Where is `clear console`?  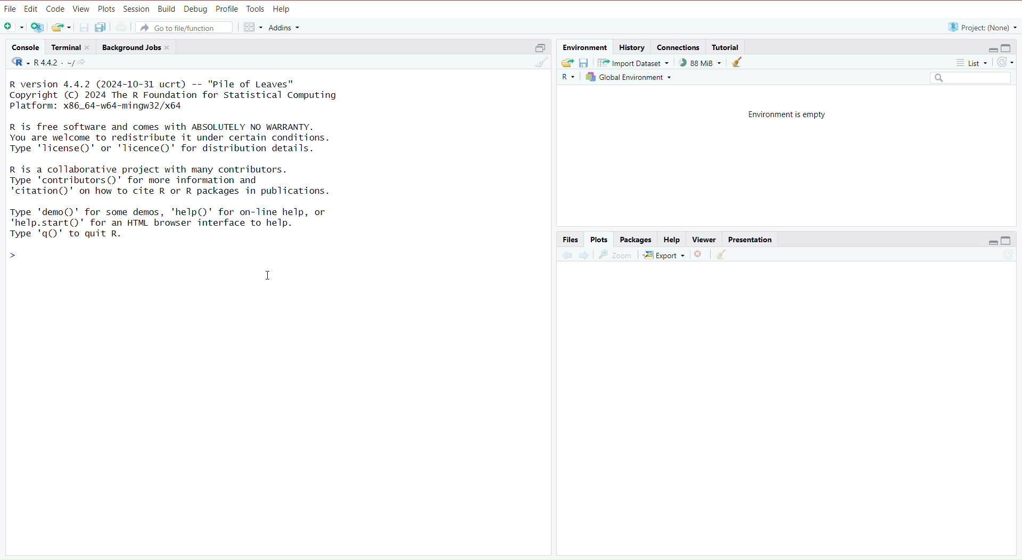 clear console is located at coordinates (537, 63).